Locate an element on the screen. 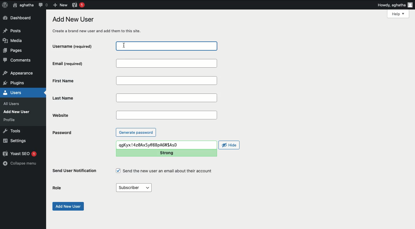 The image size is (415, 229). plugins is located at coordinates (17, 83).